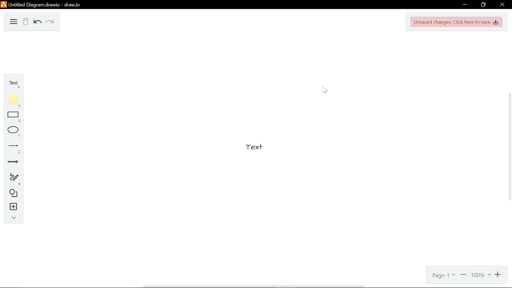  Describe the element at coordinates (444, 276) in the screenshot. I see `current page` at that location.